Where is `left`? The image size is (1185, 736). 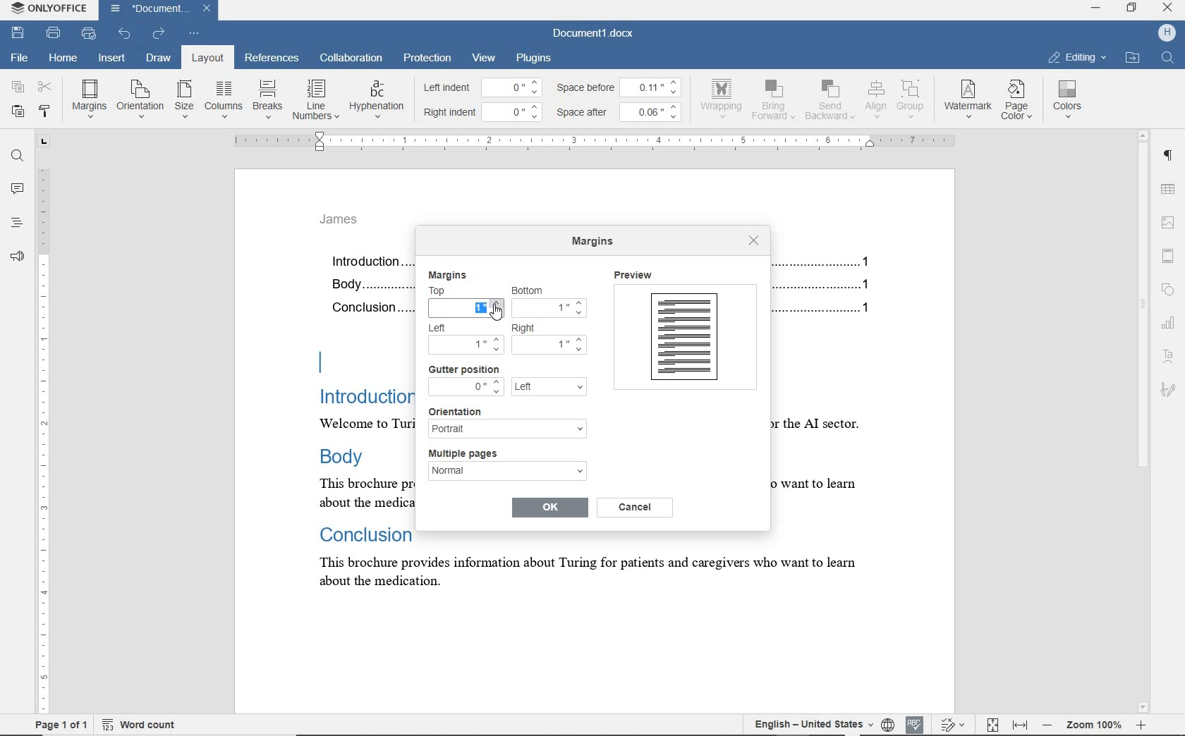
left is located at coordinates (549, 388).